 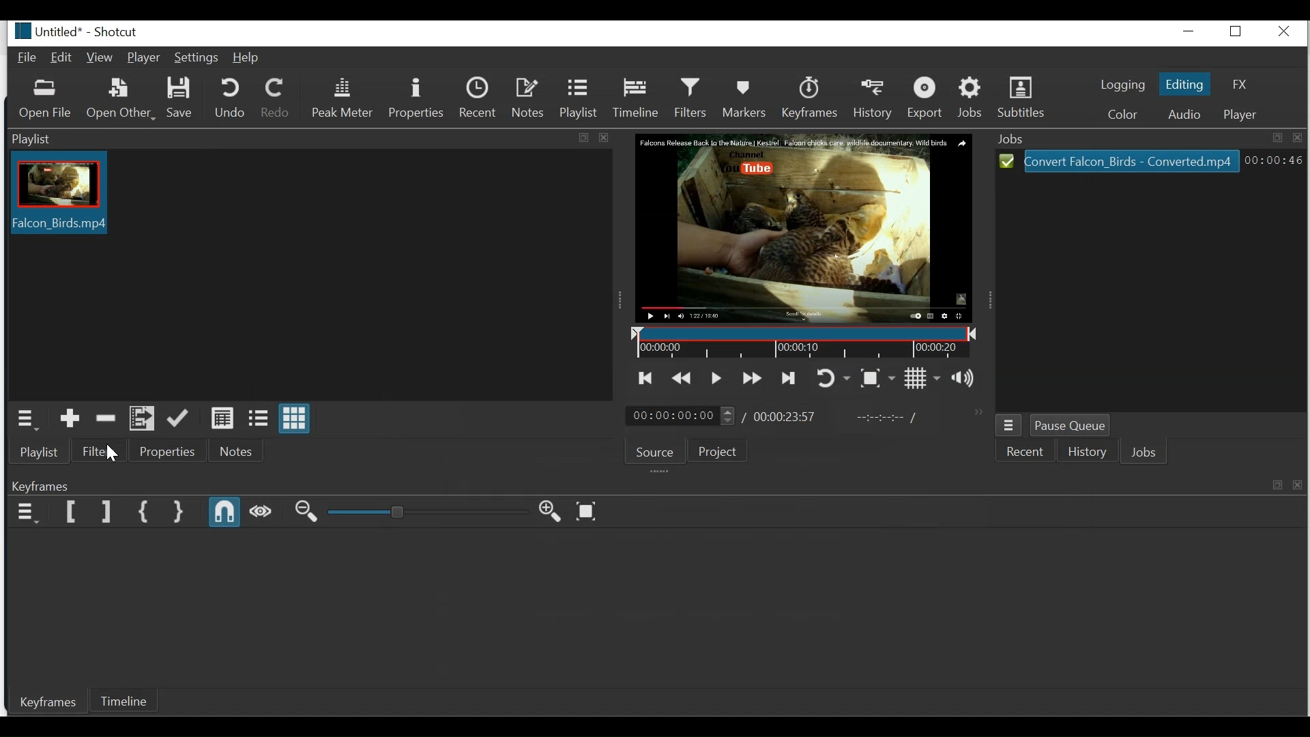 What do you see at coordinates (1191, 32) in the screenshot?
I see `Minimize` at bounding box center [1191, 32].